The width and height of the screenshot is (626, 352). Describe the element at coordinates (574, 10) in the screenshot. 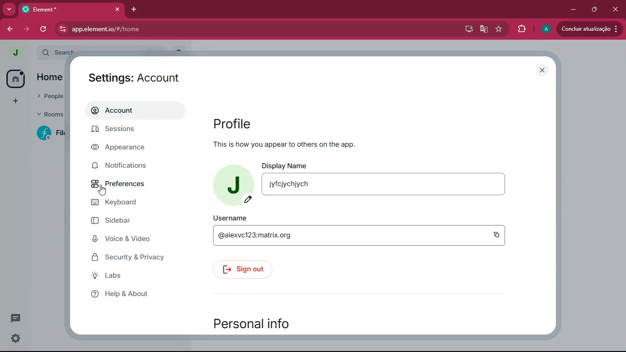

I see `minimize` at that location.